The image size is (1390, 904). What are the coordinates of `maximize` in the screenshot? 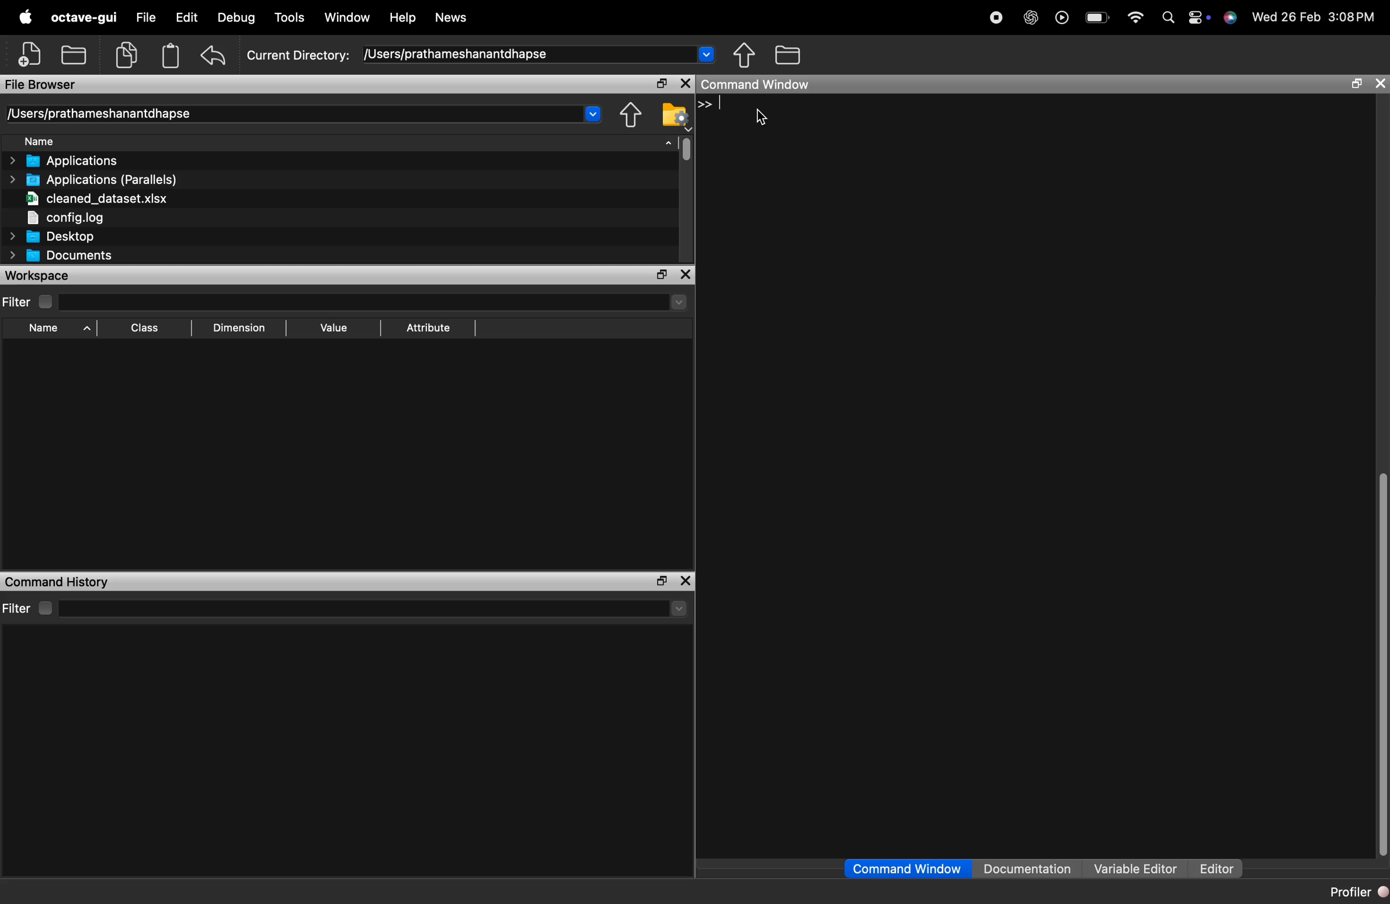 It's located at (1356, 84).